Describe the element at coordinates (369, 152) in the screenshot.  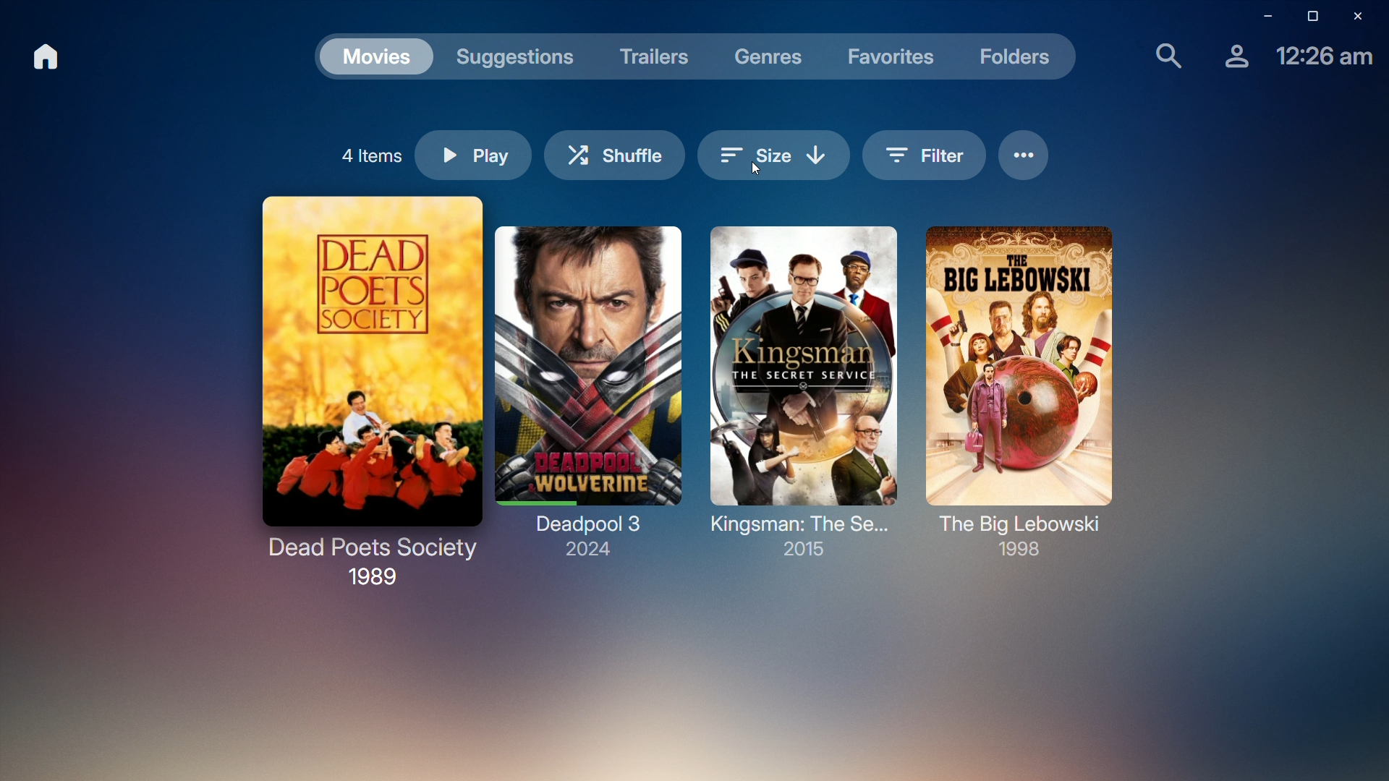
I see `4 Items` at that location.